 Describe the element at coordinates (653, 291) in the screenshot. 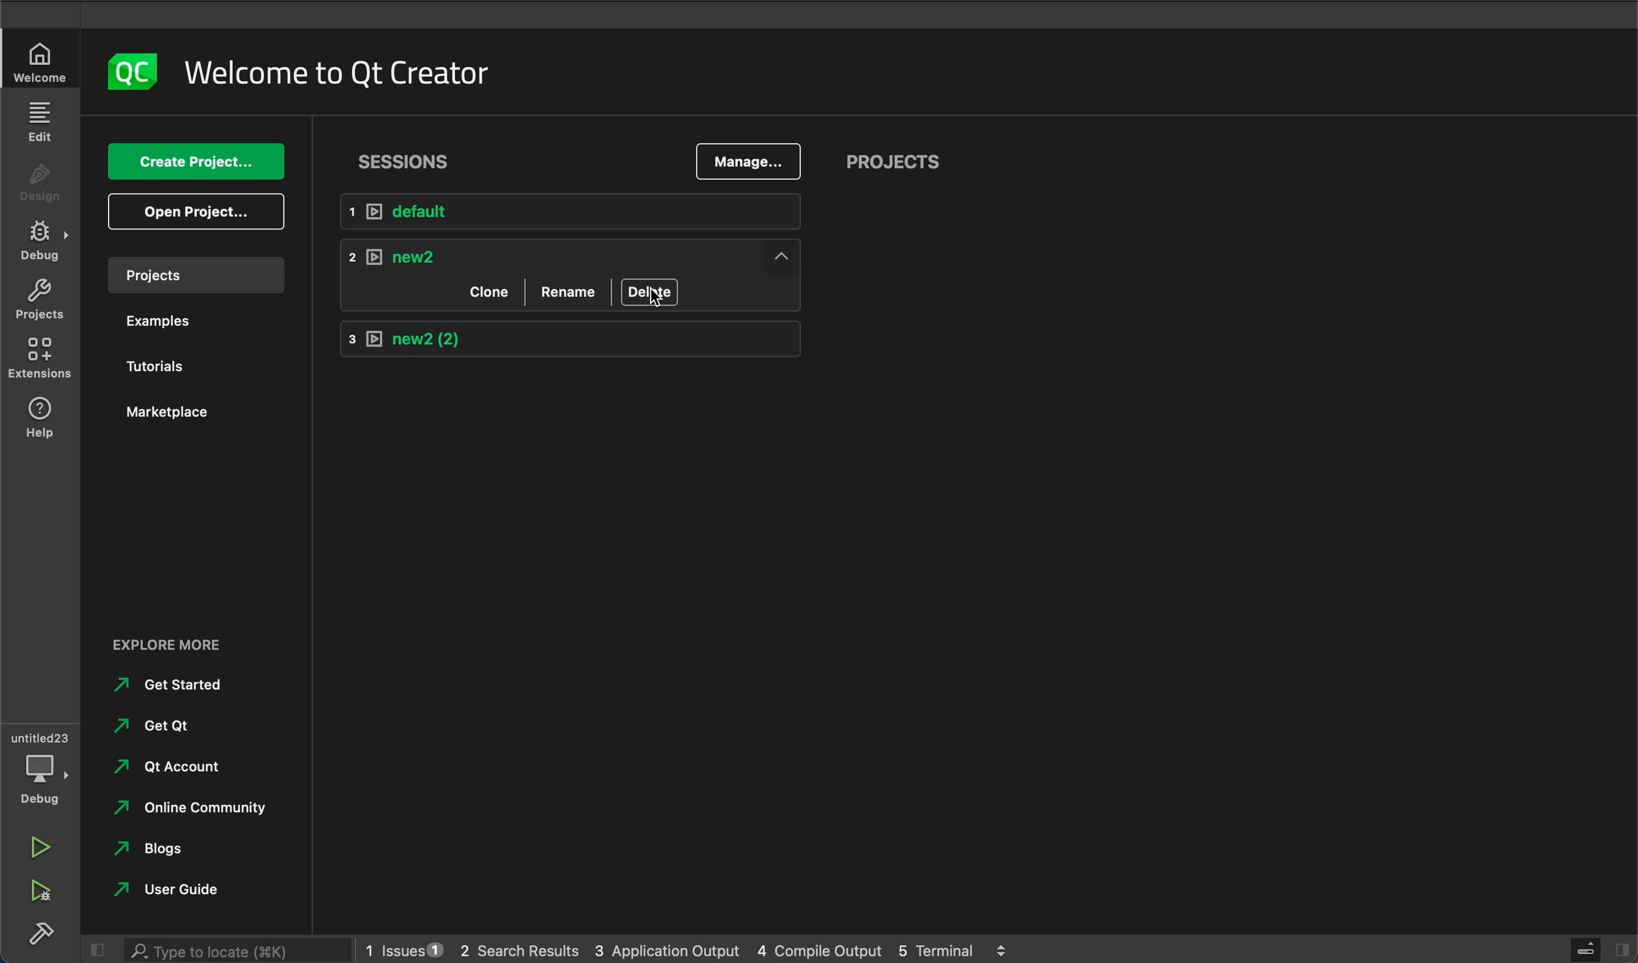

I see `delete` at that location.